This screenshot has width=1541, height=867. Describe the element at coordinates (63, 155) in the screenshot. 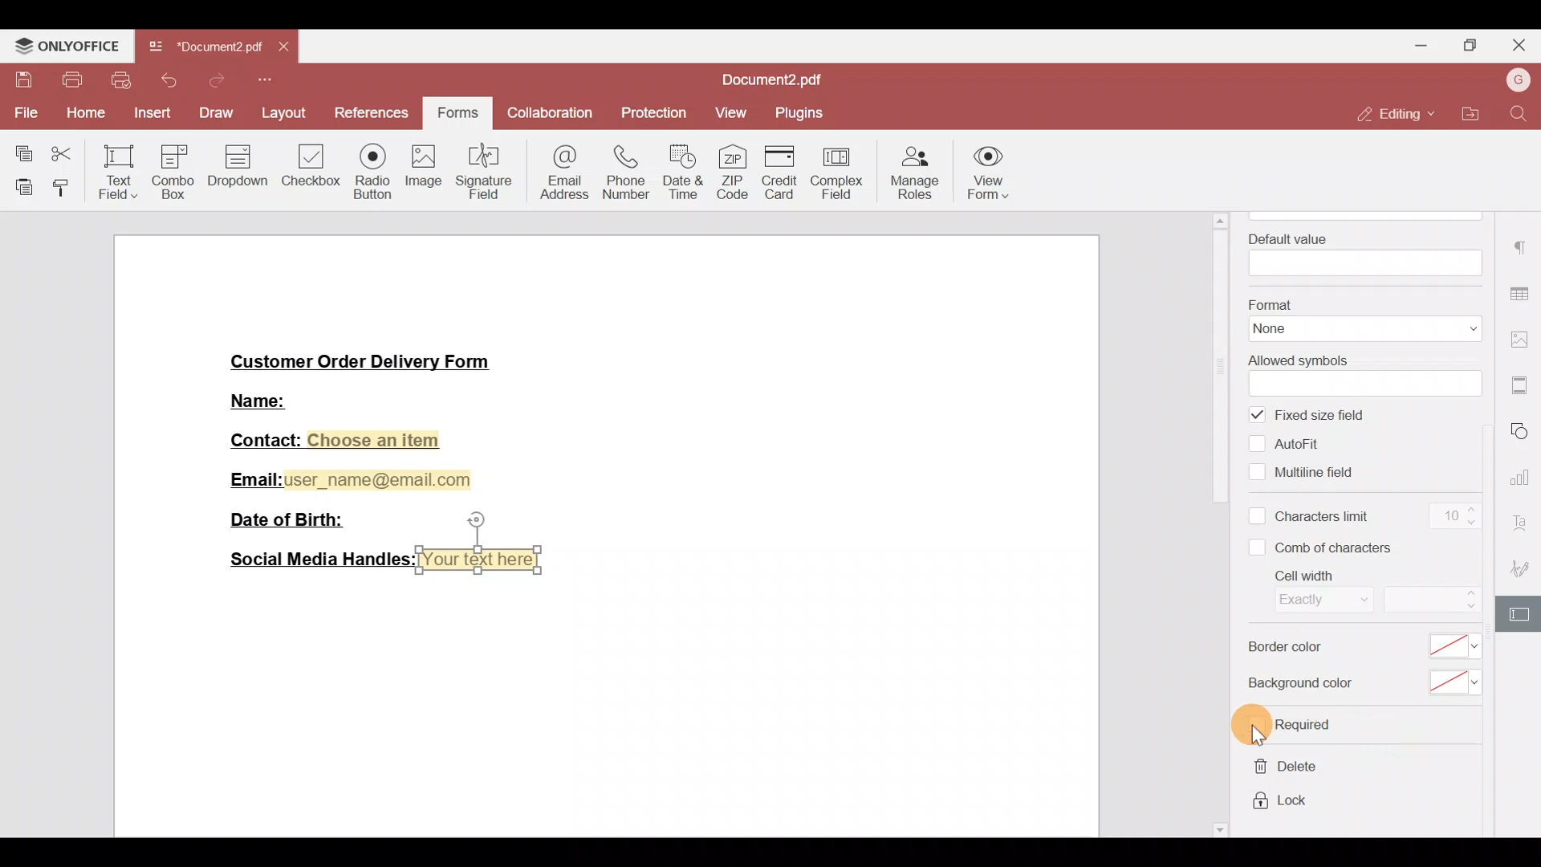

I see `Cut` at that location.